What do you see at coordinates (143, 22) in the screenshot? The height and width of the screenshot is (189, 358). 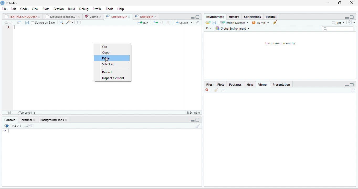 I see `run the current line or selection` at bounding box center [143, 22].